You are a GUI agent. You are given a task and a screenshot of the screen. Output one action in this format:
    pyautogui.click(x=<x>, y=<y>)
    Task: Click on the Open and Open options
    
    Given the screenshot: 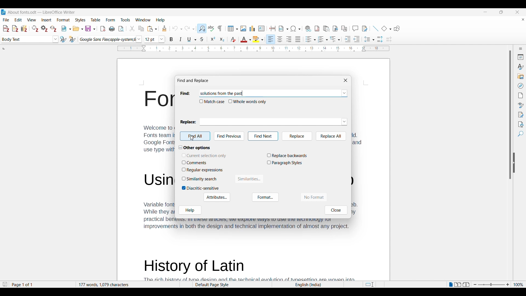 What is the action you would take?
    pyautogui.click(x=78, y=29)
    